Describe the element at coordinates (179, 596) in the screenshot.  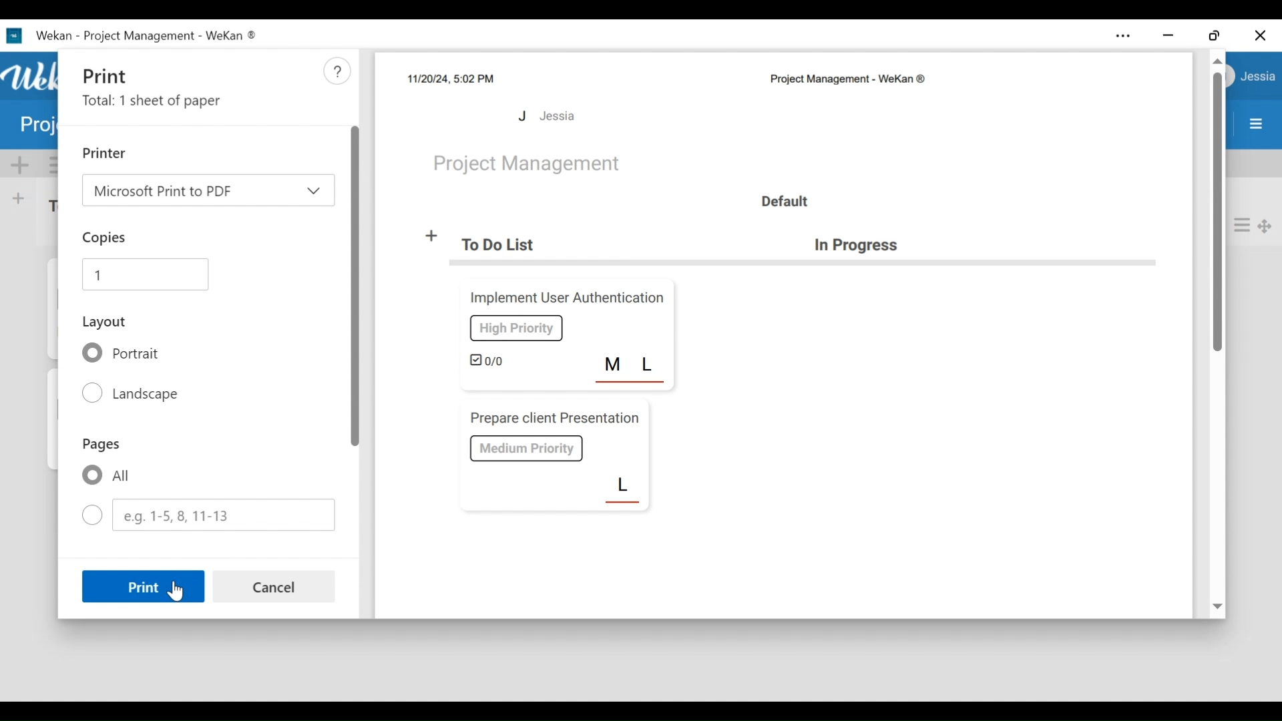
I see `cursor` at that location.